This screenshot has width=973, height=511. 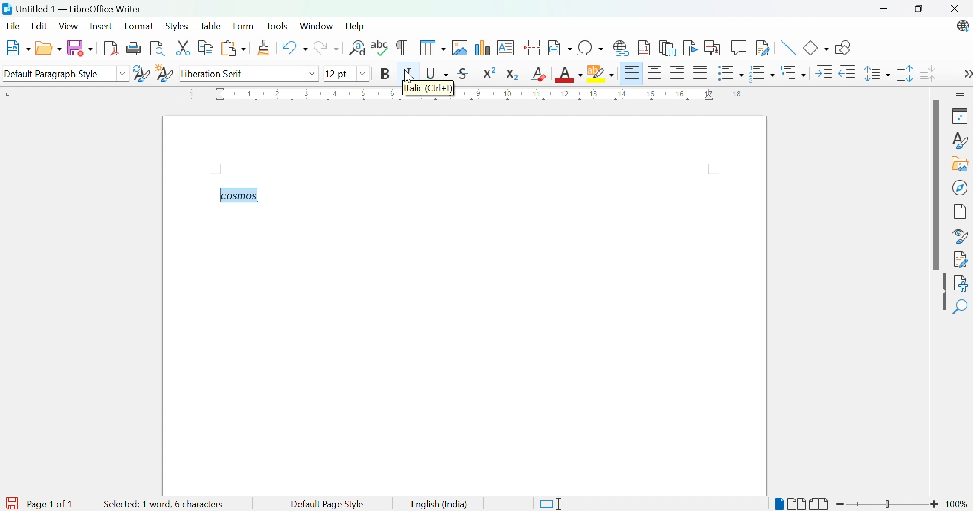 I want to click on Untitled 1 - LibreOffice Writer, so click(x=71, y=8).